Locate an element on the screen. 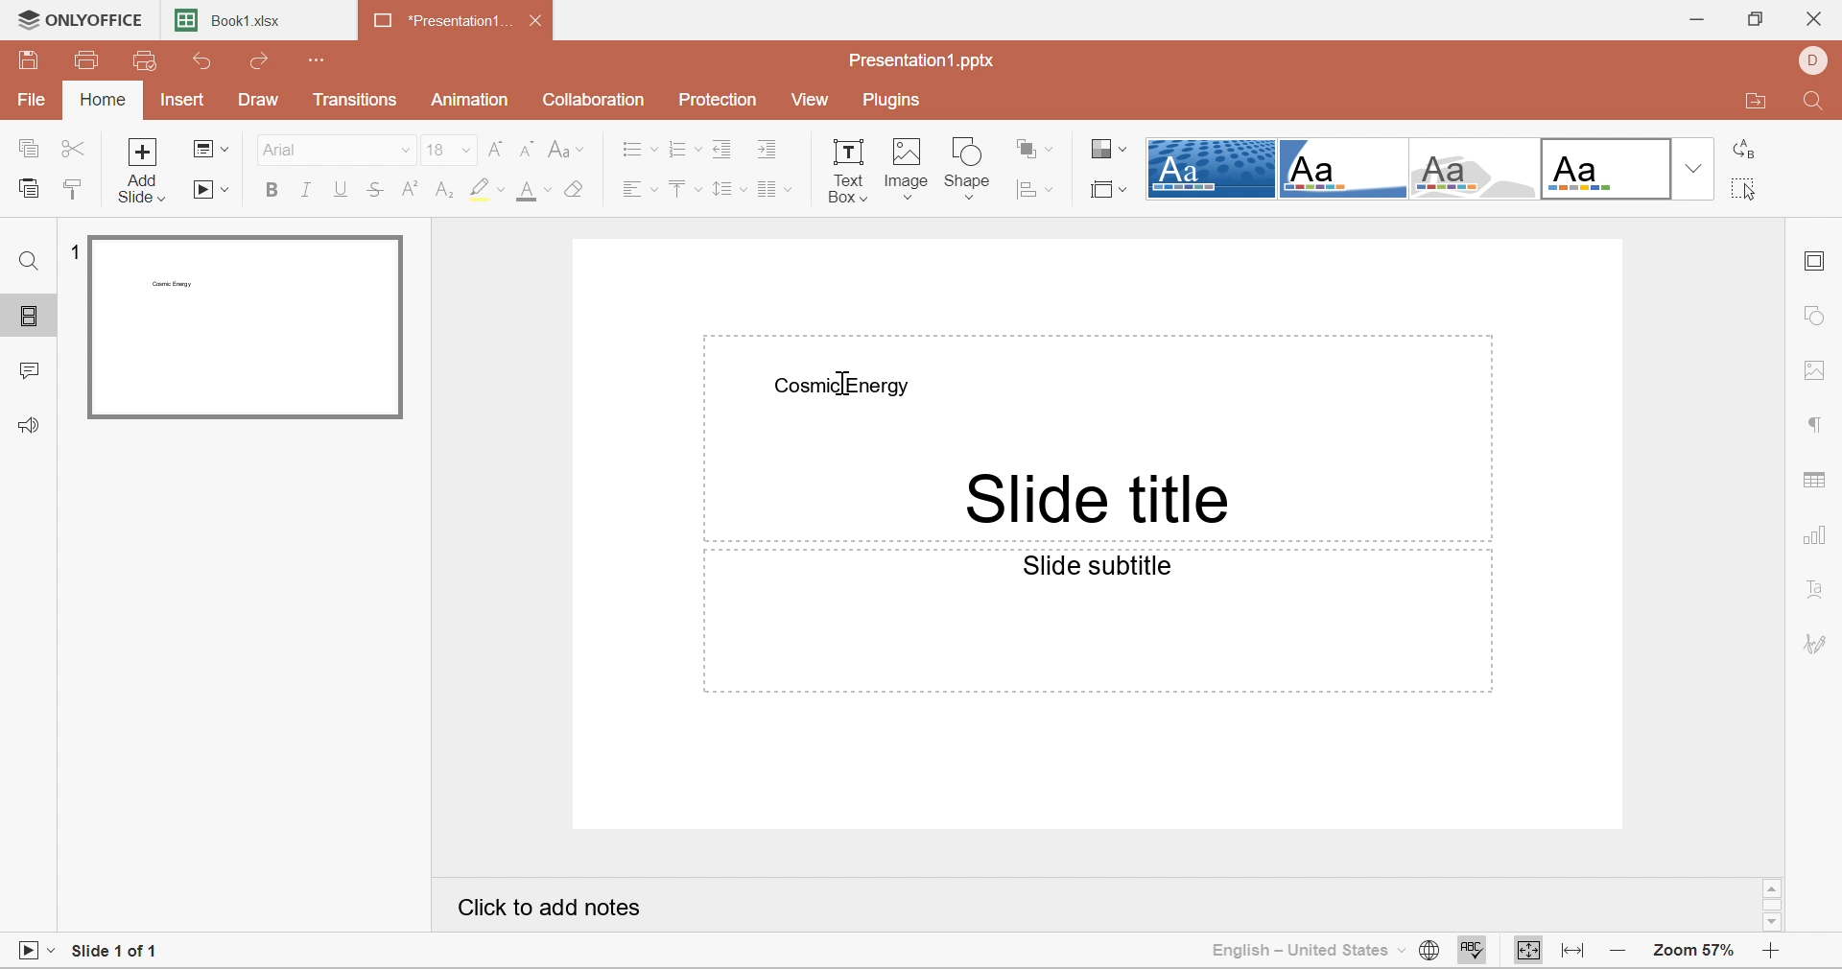  Change color theme is located at coordinates (1109, 152).